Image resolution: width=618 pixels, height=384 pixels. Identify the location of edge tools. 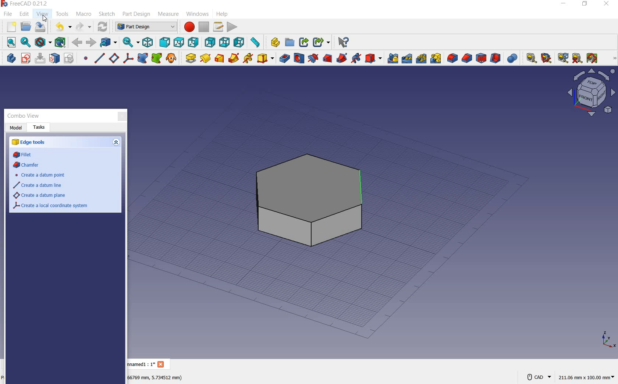
(33, 143).